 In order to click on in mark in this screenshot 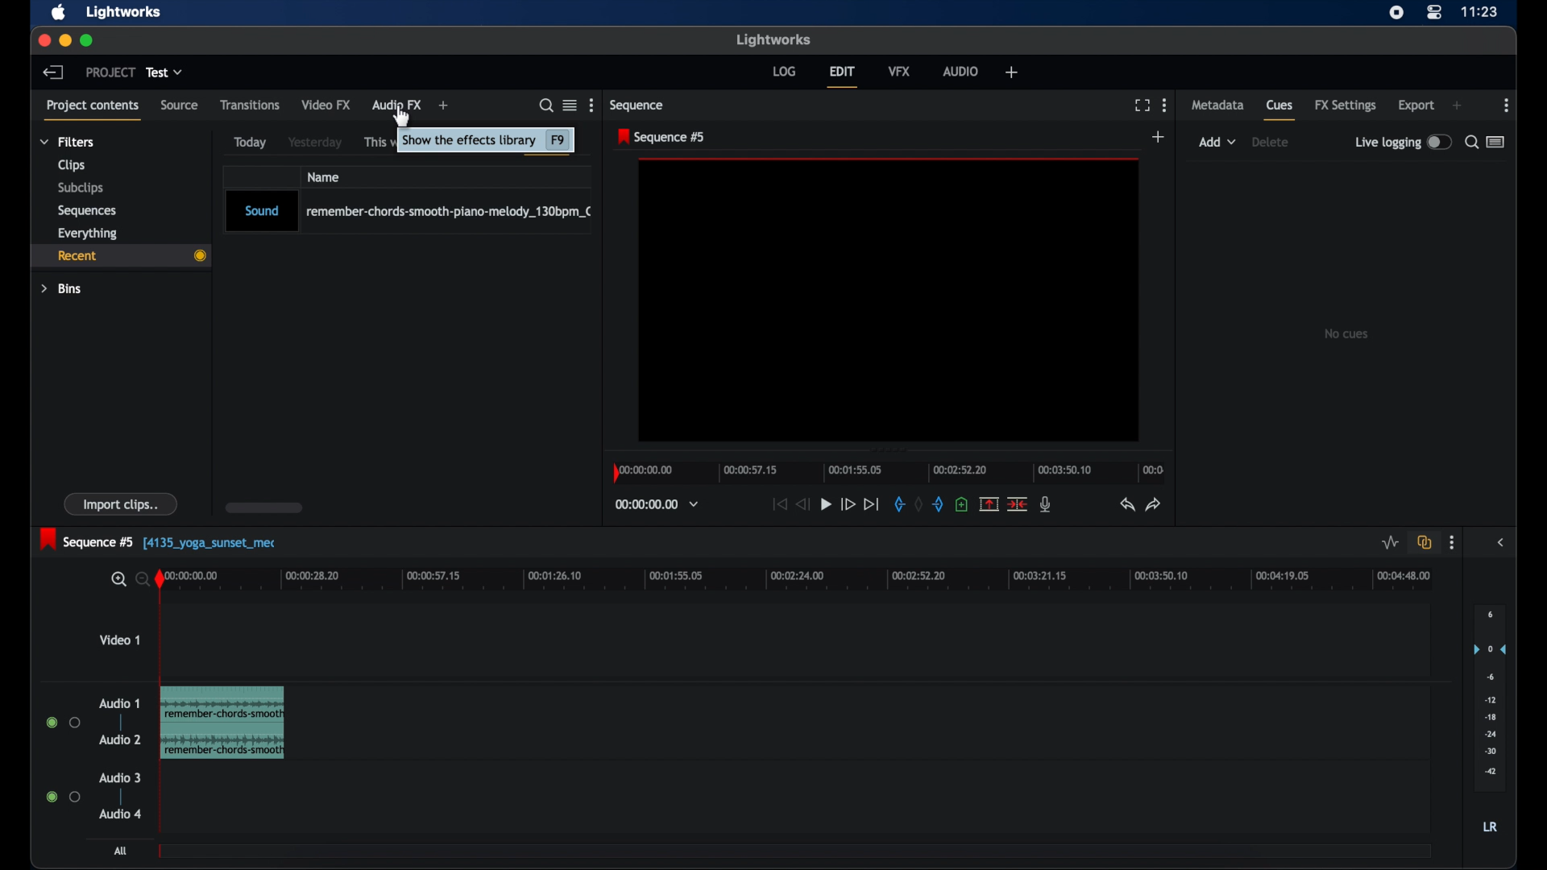, I will do `click(898, 503)`.